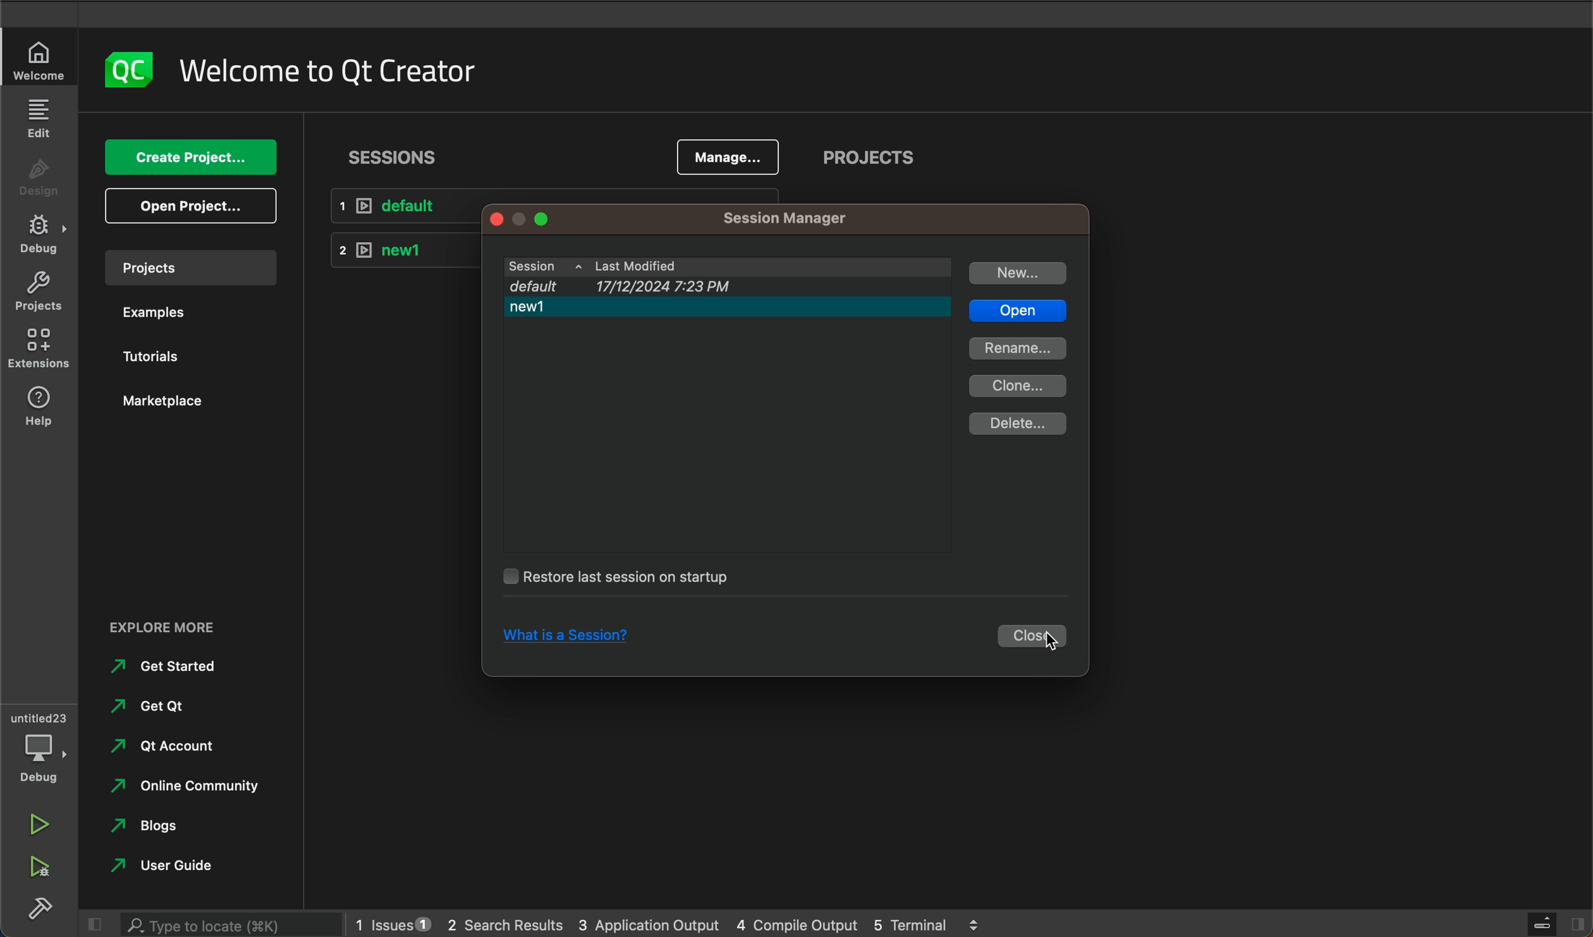 This screenshot has height=937, width=1593. I want to click on project, so click(190, 266).